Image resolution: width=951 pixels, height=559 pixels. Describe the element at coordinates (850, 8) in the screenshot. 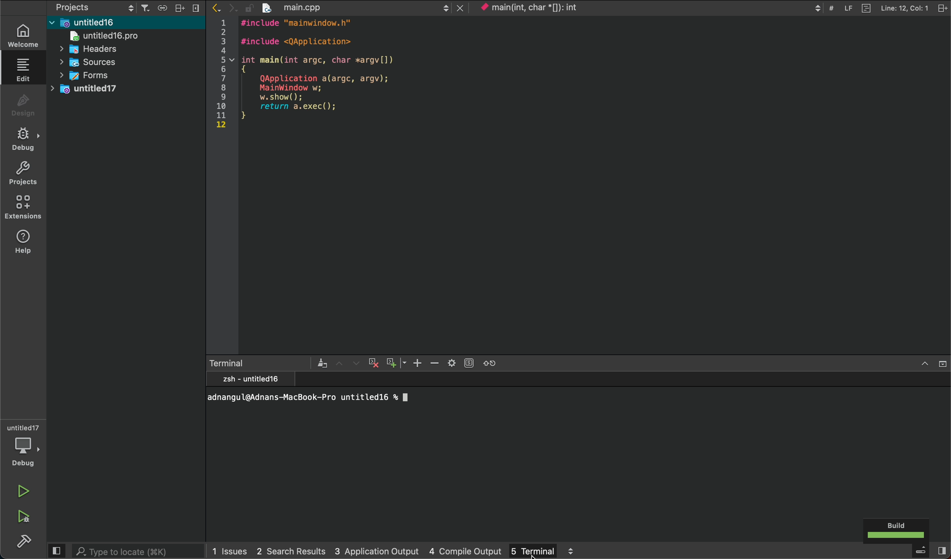

I see `LF` at that location.